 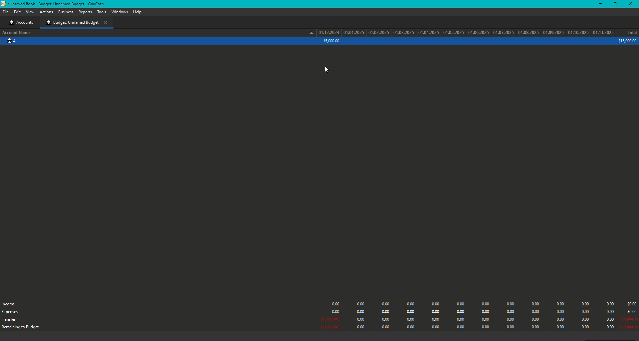 What do you see at coordinates (66, 12) in the screenshot?
I see `Business` at bounding box center [66, 12].